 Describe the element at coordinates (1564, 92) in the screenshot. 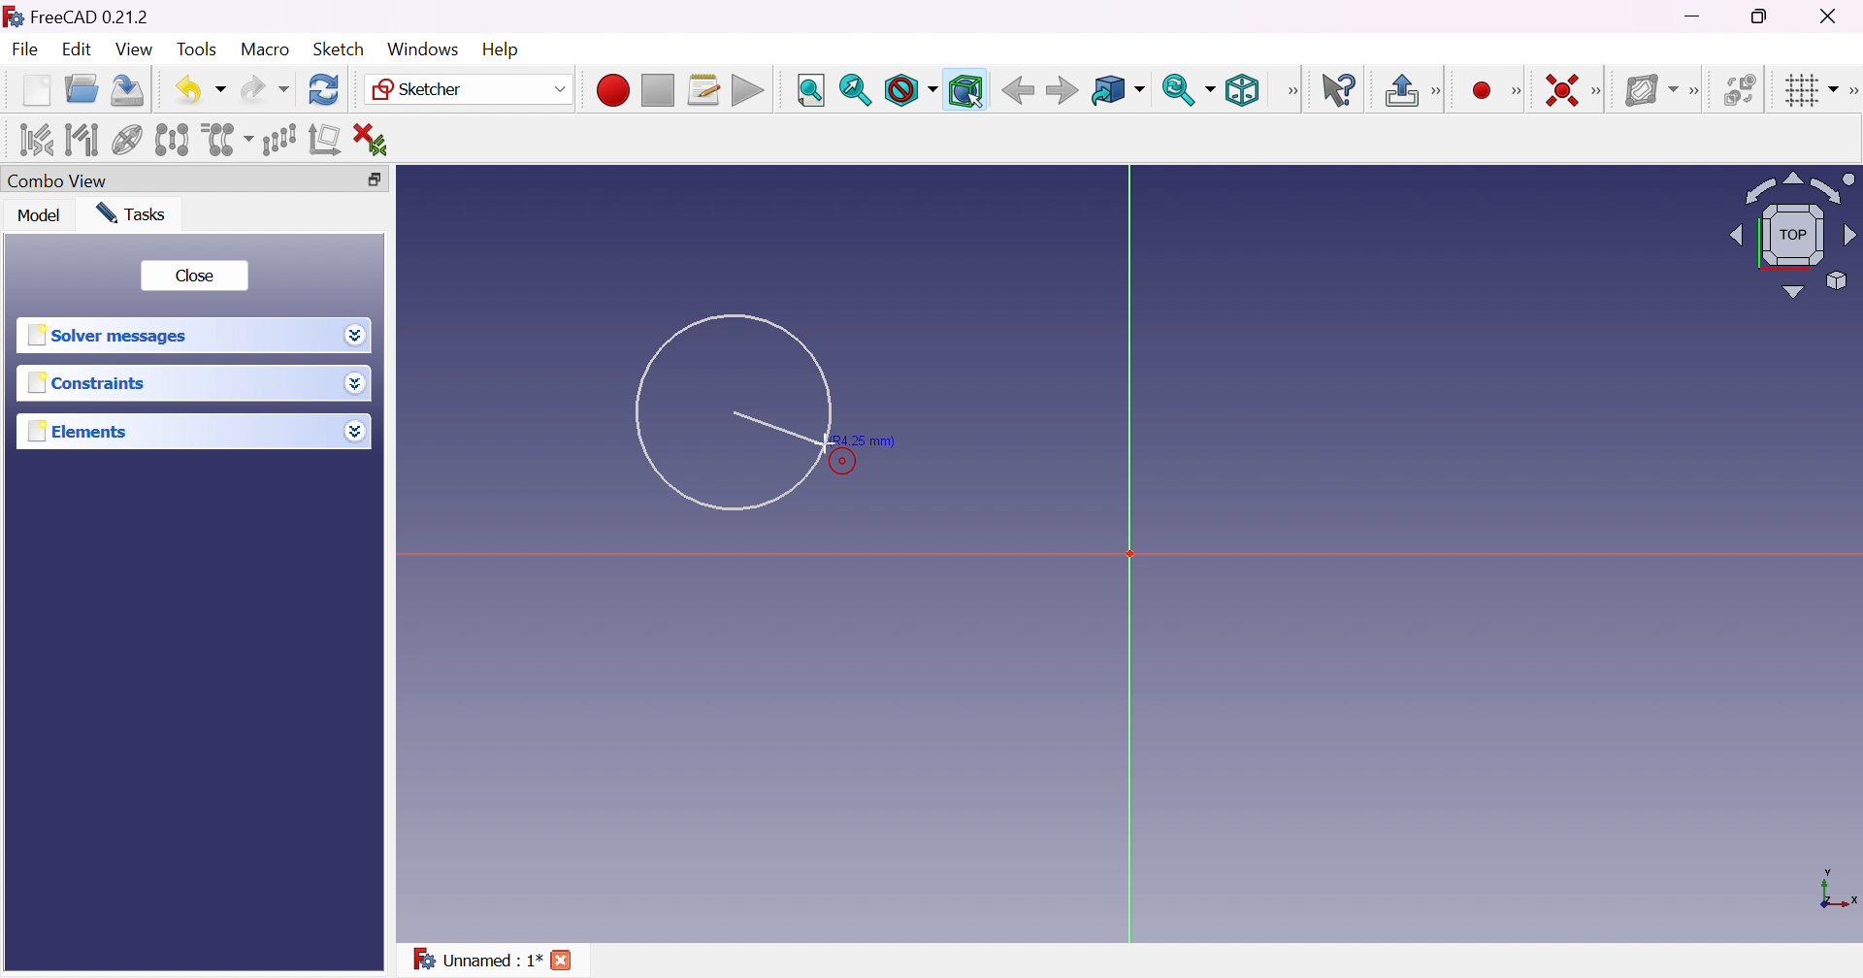

I see `Constrain conincident` at that location.